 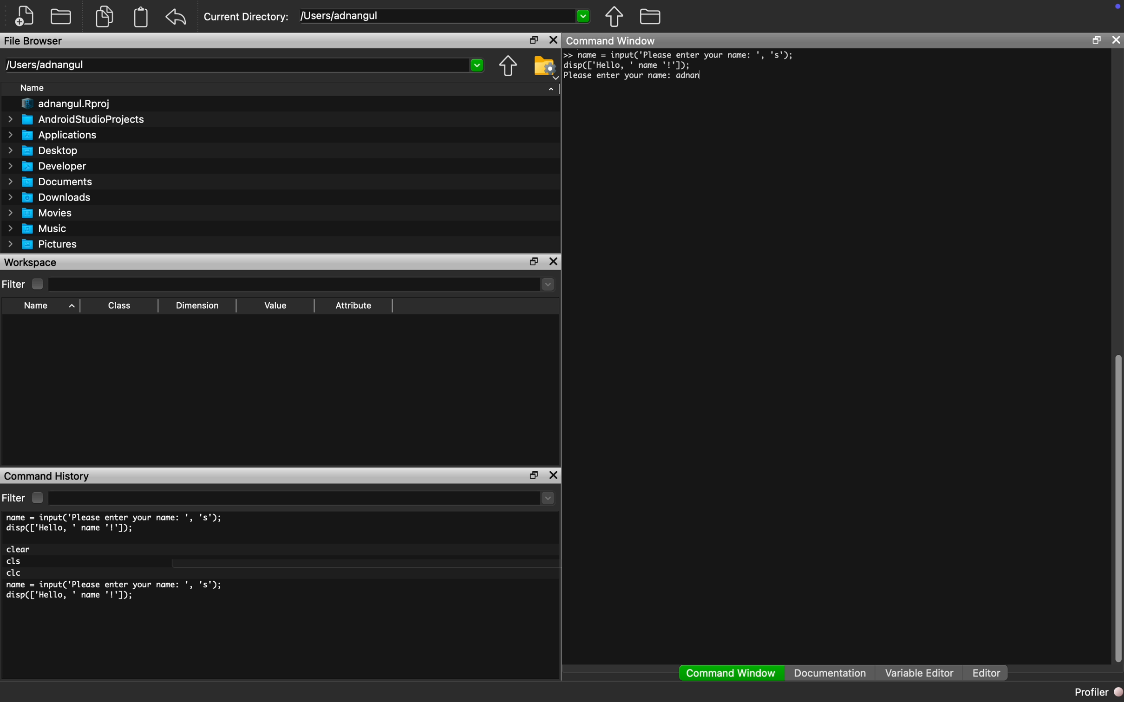 I want to click on close, so click(x=554, y=475).